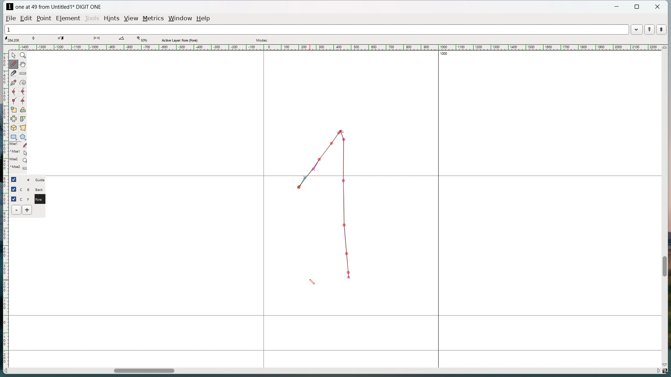 The width and height of the screenshot is (671, 377). Describe the element at coordinates (27, 18) in the screenshot. I see `edit` at that location.